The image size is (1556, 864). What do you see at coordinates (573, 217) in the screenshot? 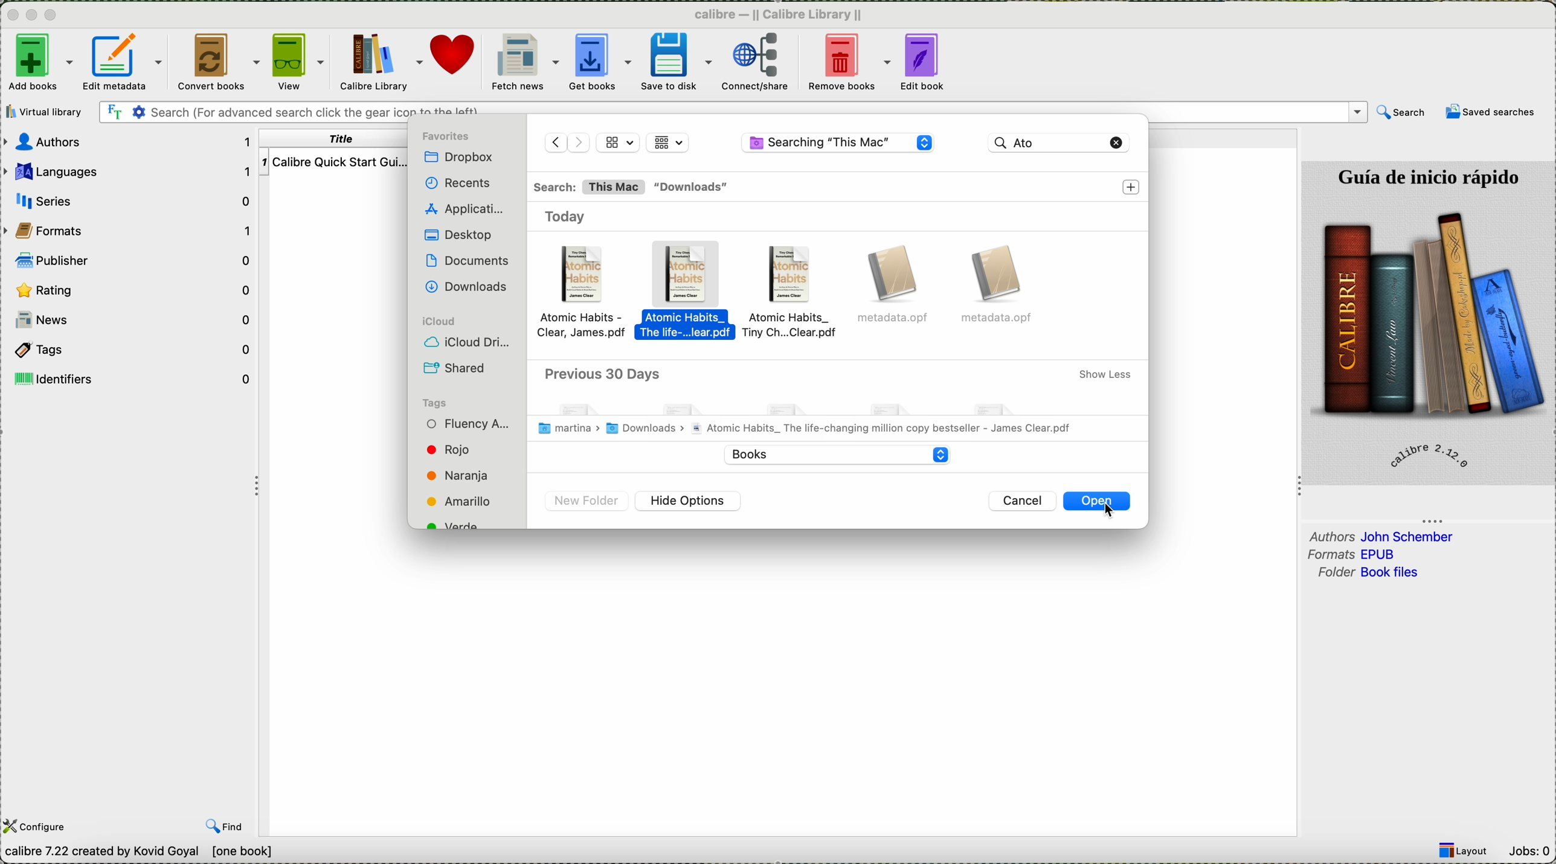
I see `today` at bounding box center [573, 217].